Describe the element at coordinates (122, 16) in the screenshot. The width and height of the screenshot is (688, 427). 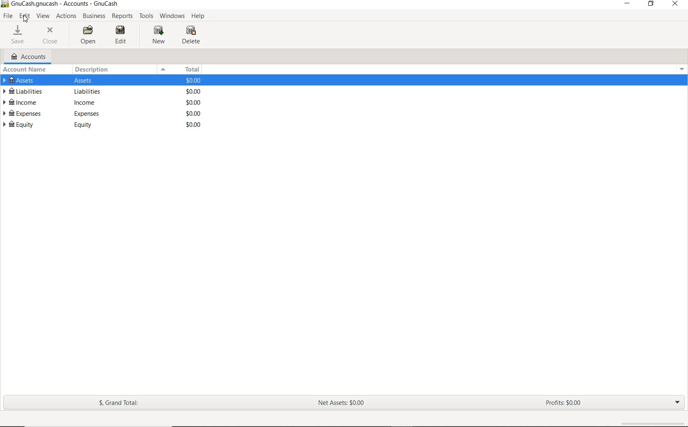
I see `REPORTS` at that location.